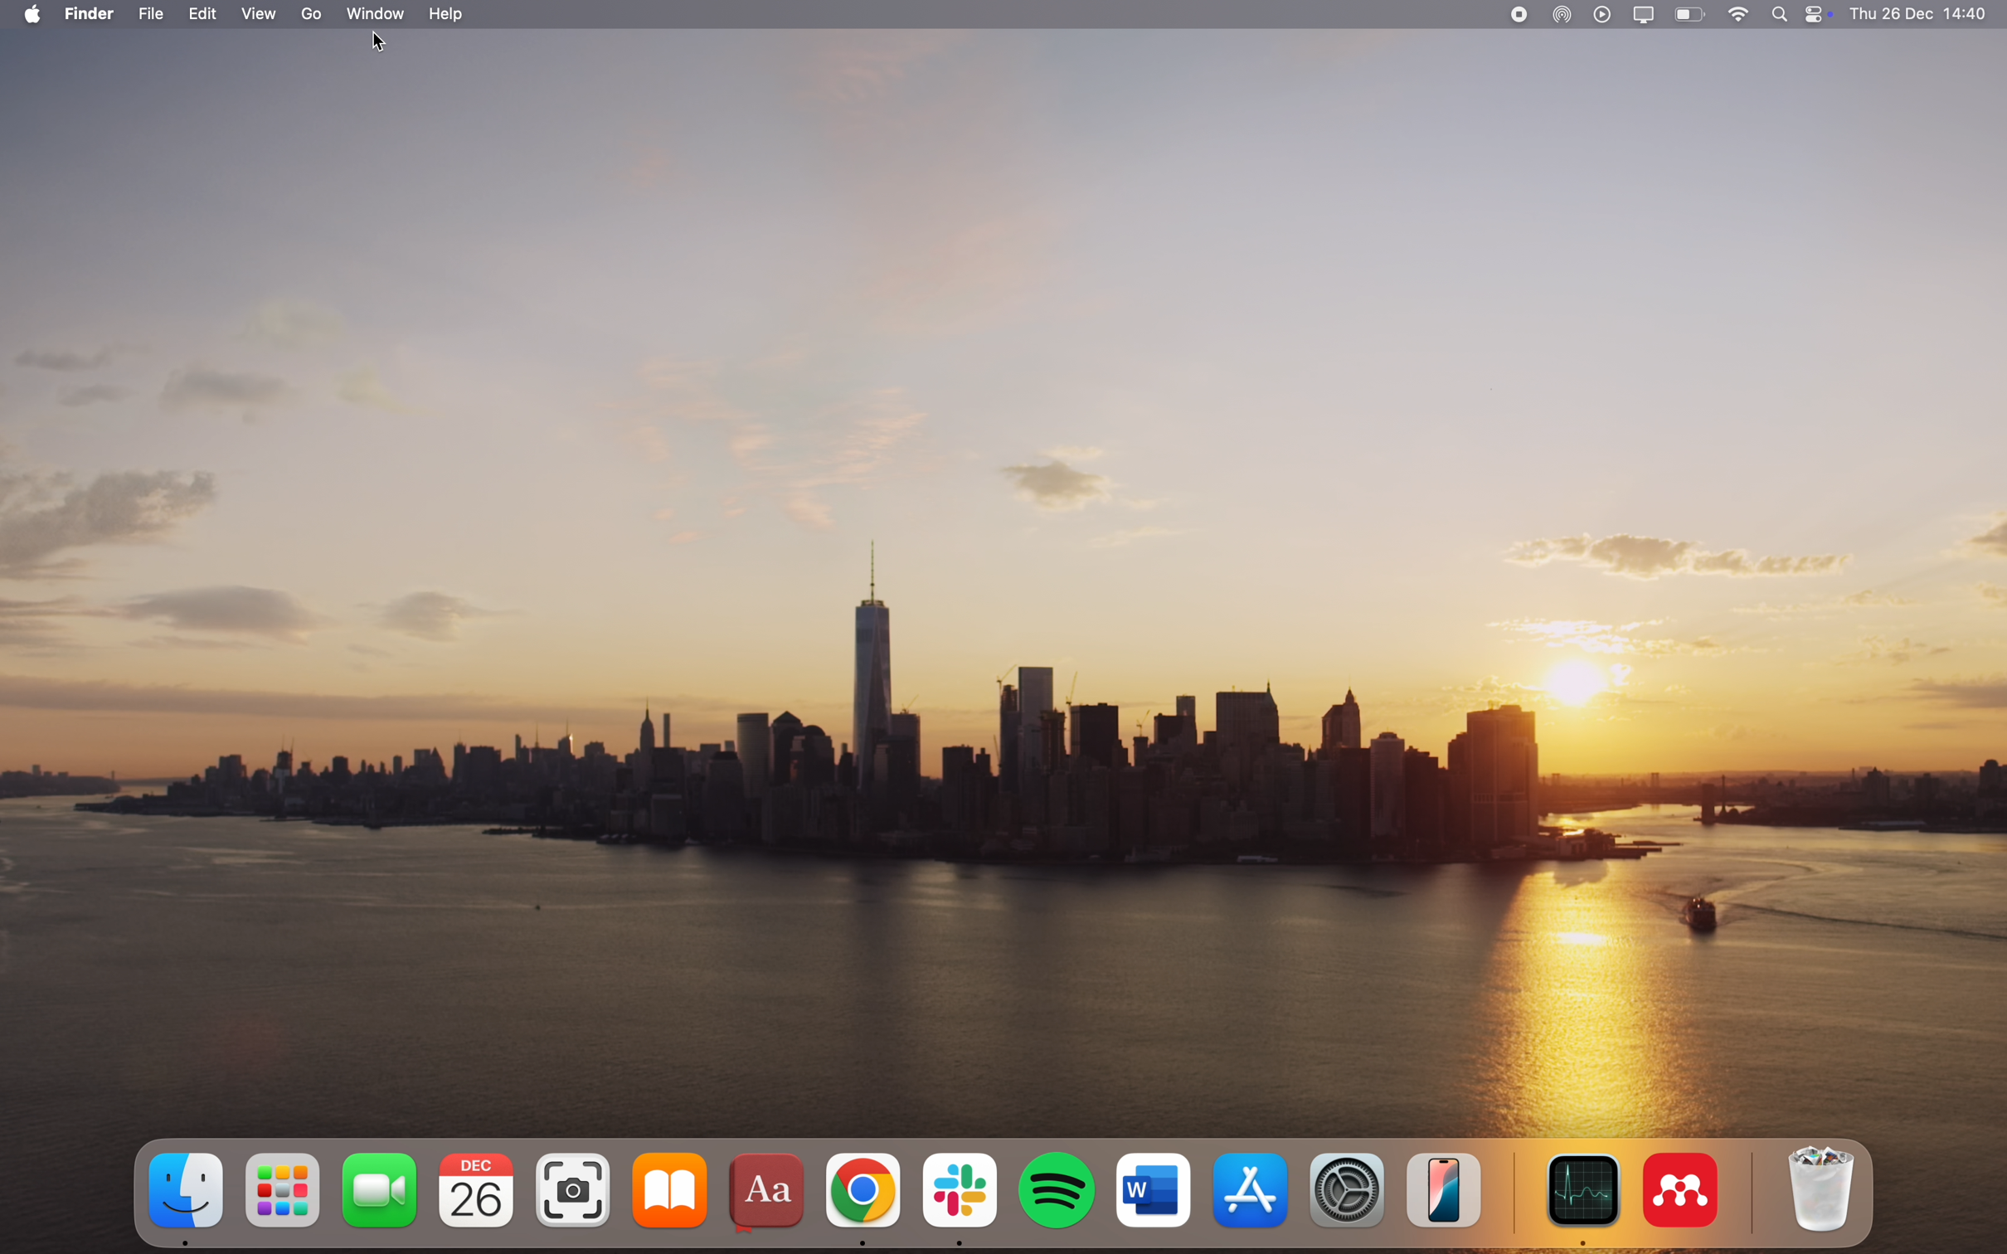 The image size is (2007, 1254). Describe the element at coordinates (961, 1197) in the screenshot. I see `Slack` at that location.